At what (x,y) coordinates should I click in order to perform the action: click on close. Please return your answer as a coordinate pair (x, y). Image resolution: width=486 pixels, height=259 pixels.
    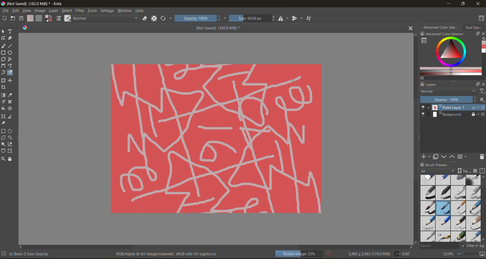
    Looking at the image, I should click on (479, 4).